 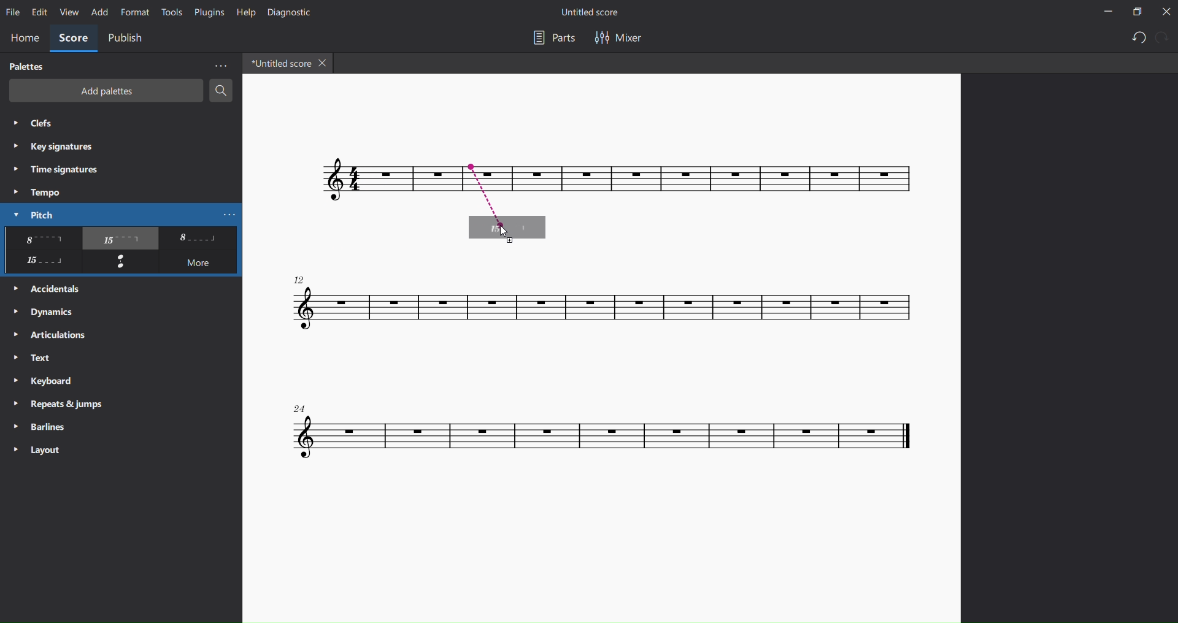 What do you see at coordinates (1137, 38) in the screenshot?
I see `undo` at bounding box center [1137, 38].